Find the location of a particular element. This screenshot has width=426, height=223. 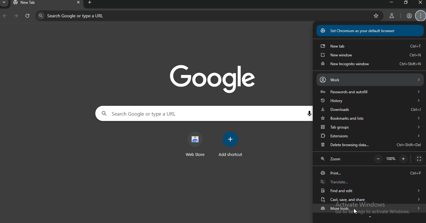

history is located at coordinates (369, 101).